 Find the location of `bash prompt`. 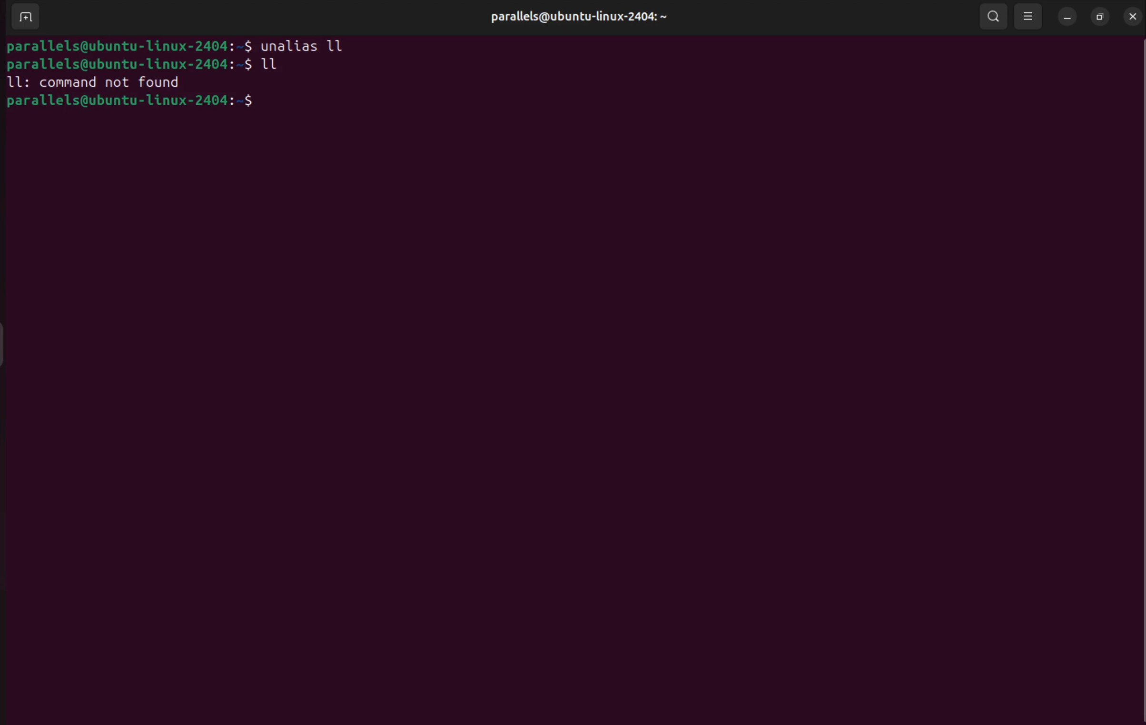

bash prompt is located at coordinates (128, 44).